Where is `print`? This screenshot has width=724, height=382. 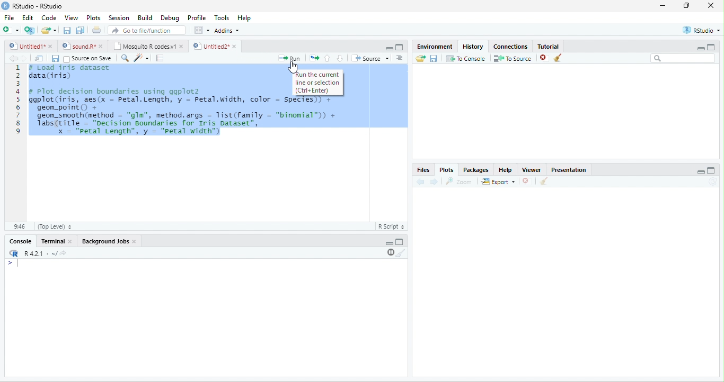 print is located at coordinates (96, 30).